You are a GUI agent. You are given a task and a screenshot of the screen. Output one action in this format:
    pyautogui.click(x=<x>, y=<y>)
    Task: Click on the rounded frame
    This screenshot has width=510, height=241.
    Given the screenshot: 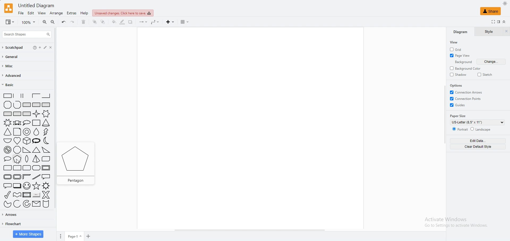 What is the action you would take?
    pyautogui.click(x=6, y=177)
    